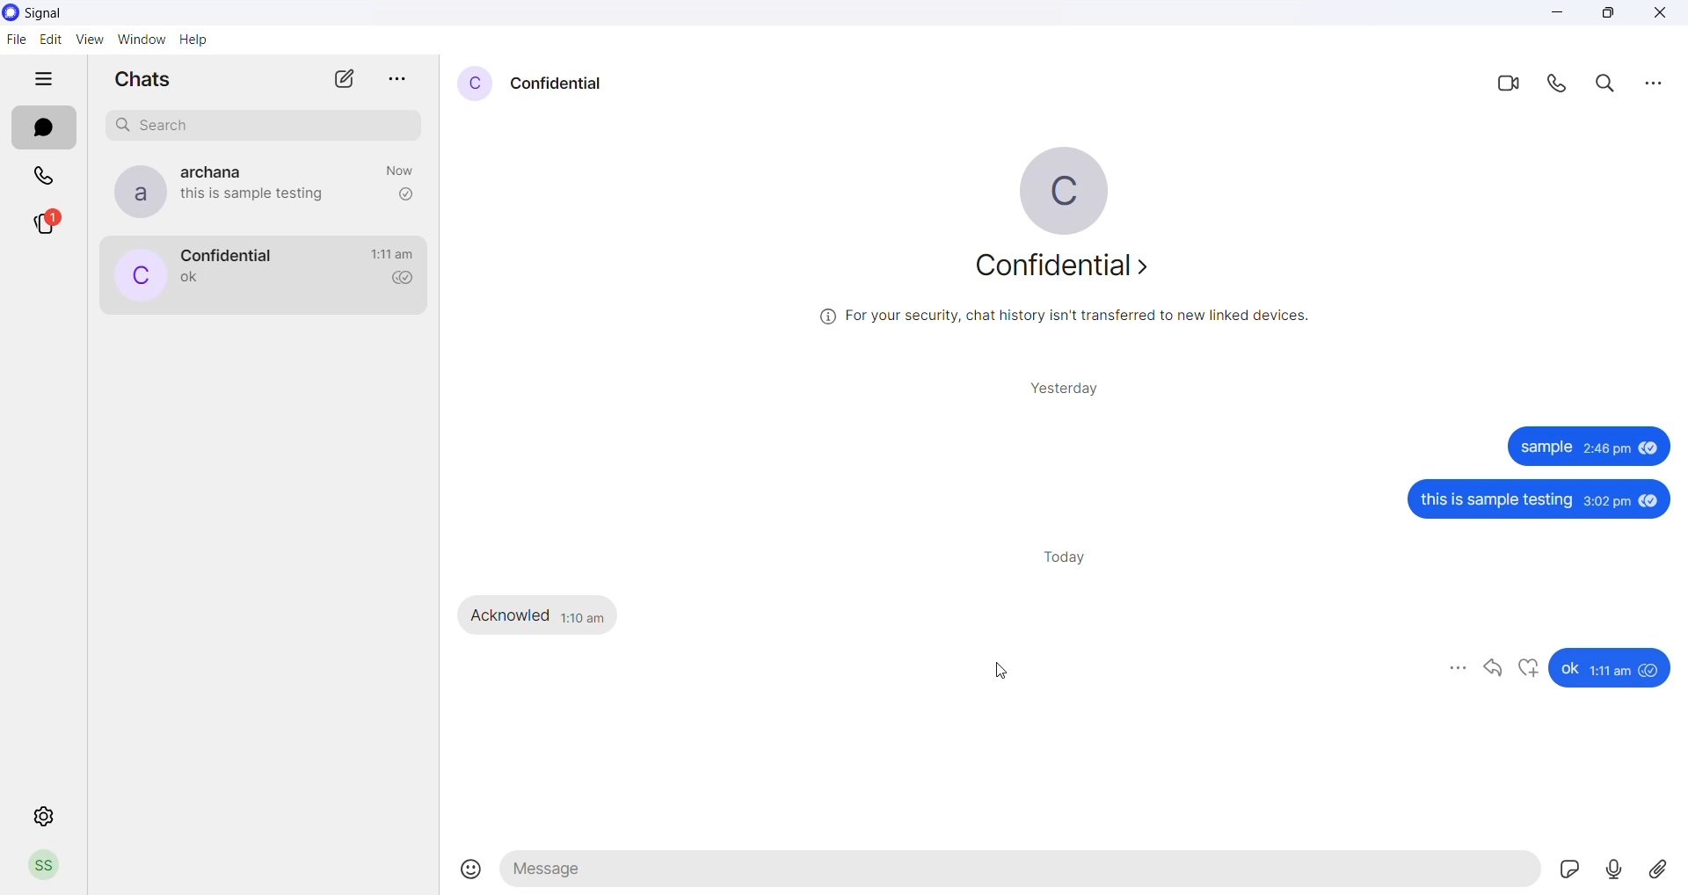  I want to click on profile picture, so click(134, 192).